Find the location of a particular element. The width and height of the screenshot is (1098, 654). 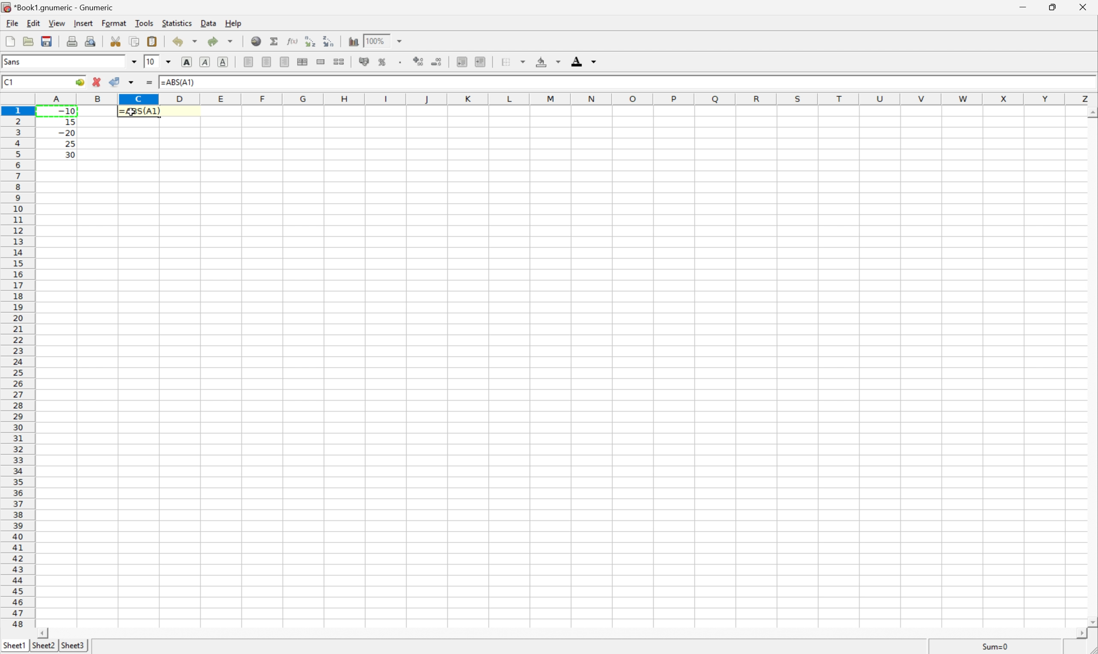

Copy the selection is located at coordinates (119, 38).